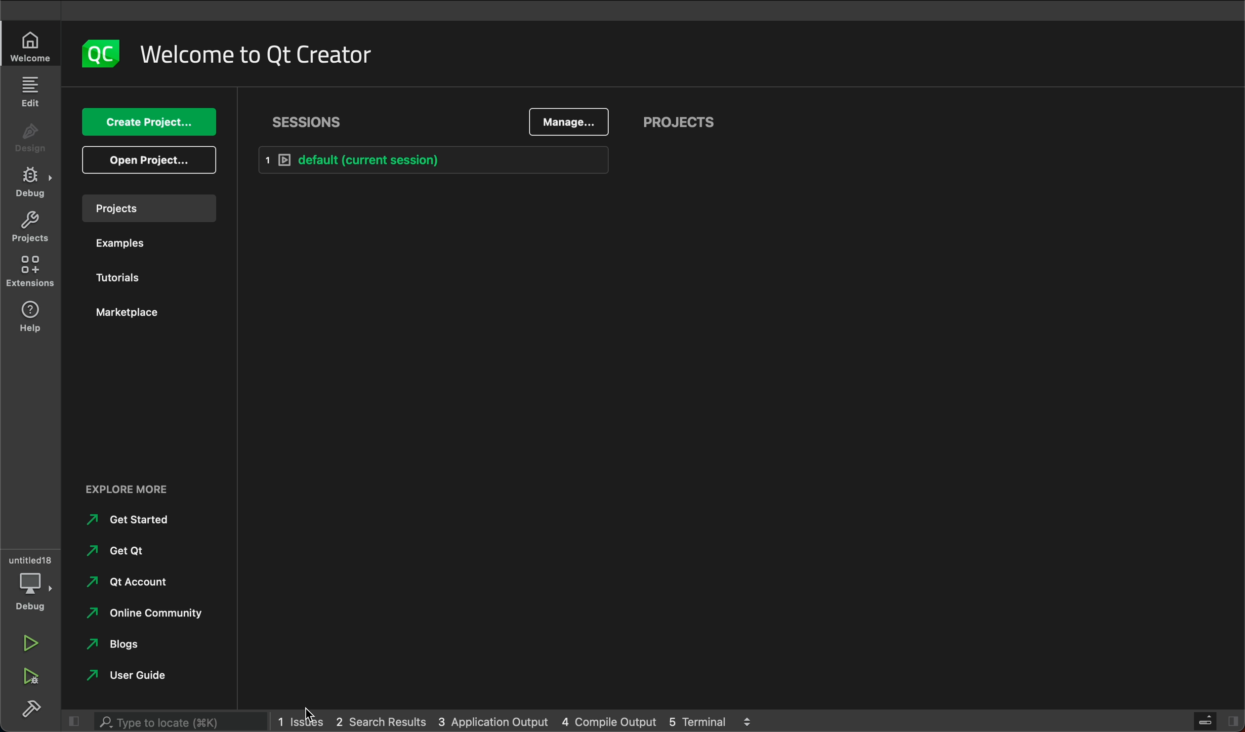 The height and width of the screenshot is (732, 1245). Describe the element at coordinates (28, 674) in the screenshot. I see `run debug` at that location.